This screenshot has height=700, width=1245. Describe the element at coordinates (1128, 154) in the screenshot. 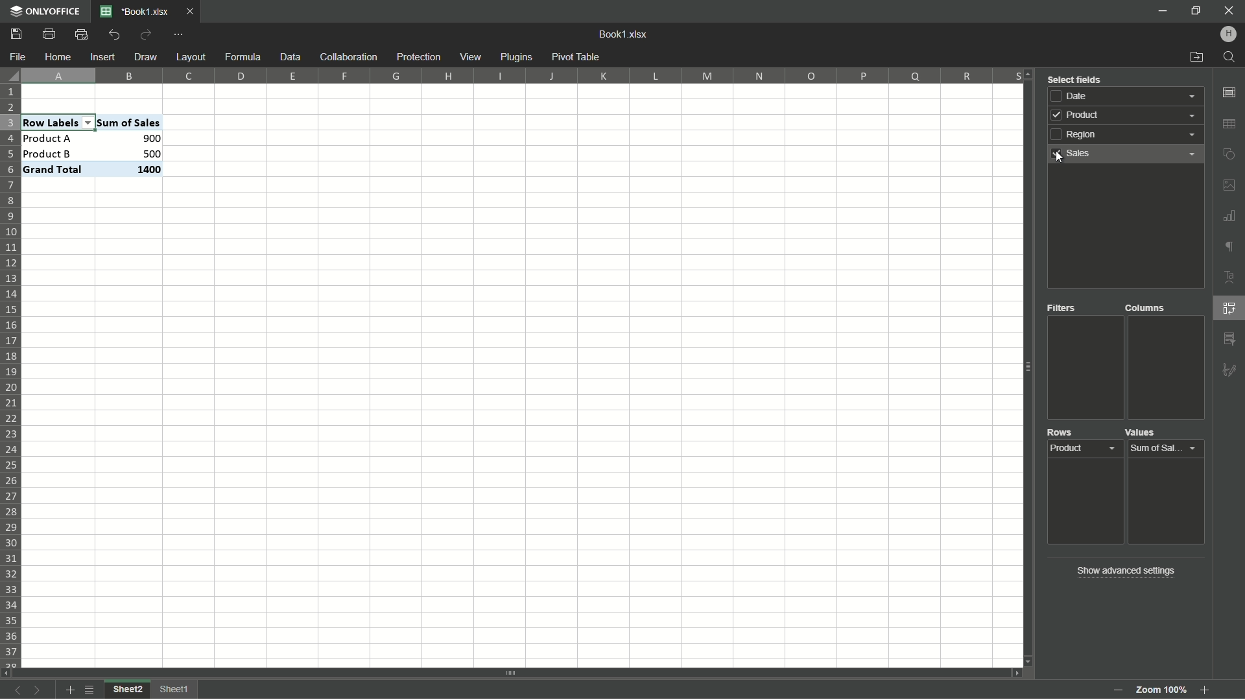

I see `Sales` at that location.